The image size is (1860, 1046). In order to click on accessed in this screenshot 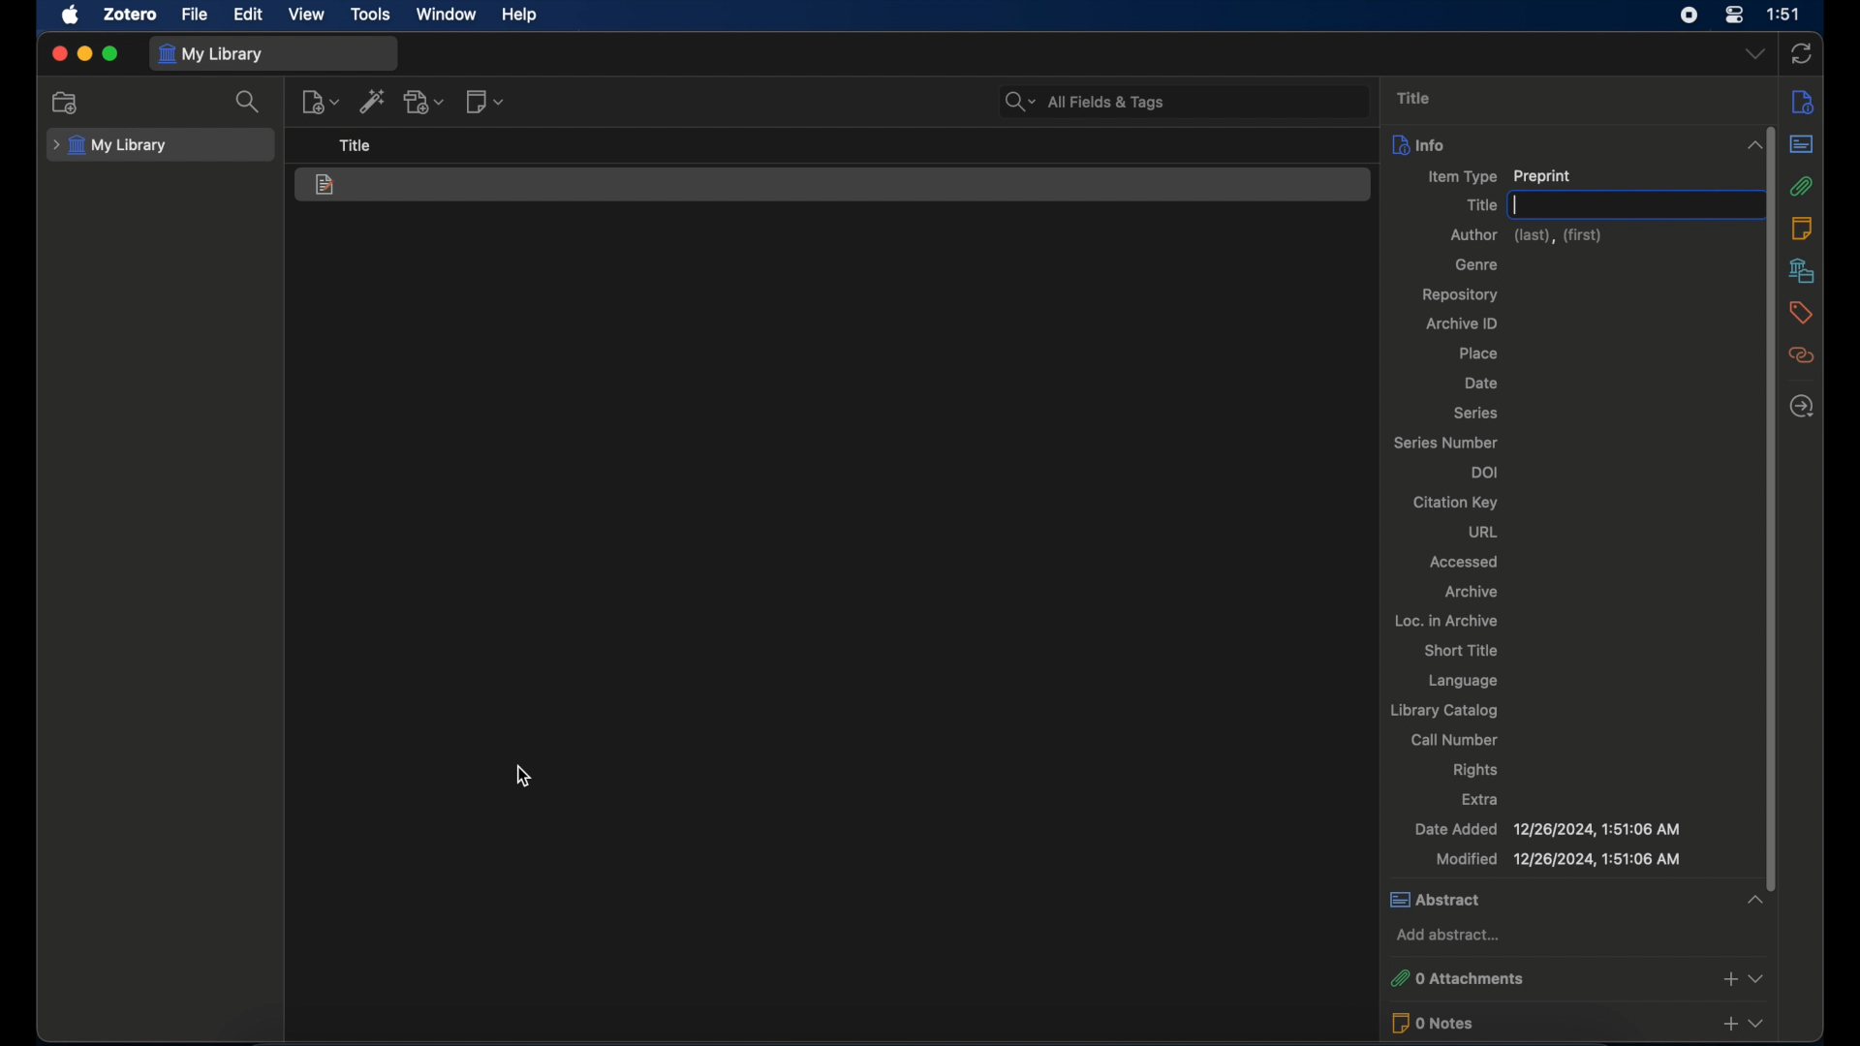, I will do `click(1464, 562)`.